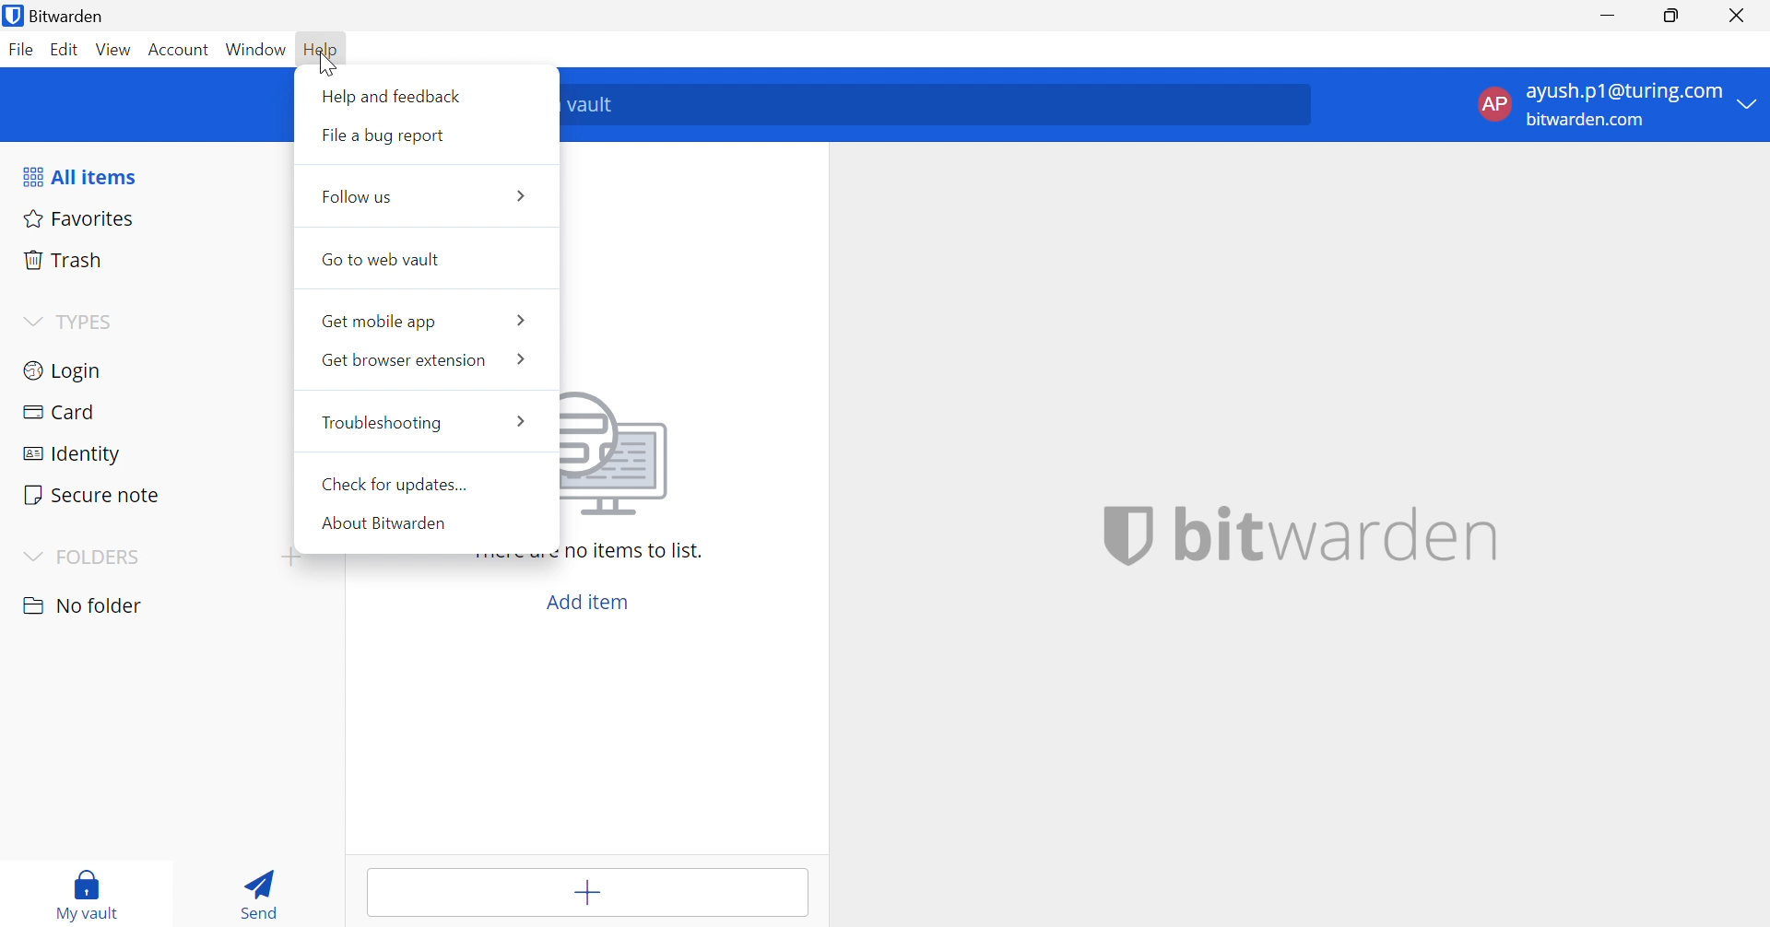 This screenshot has height=927, width=1770. What do you see at coordinates (1612, 104) in the screenshot?
I see `account menu` at bounding box center [1612, 104].